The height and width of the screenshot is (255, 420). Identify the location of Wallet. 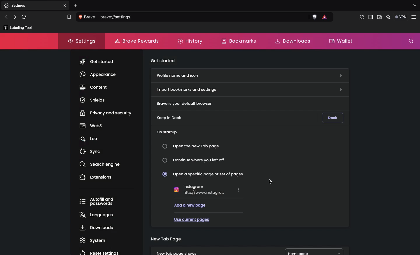
(379, 18).